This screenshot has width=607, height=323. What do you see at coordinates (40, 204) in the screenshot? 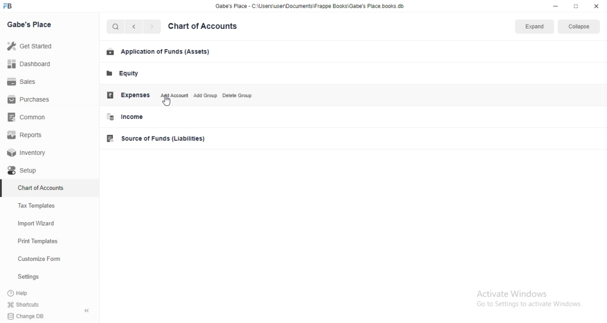
I see `Tax Templates` at bounding box center [40, 204].